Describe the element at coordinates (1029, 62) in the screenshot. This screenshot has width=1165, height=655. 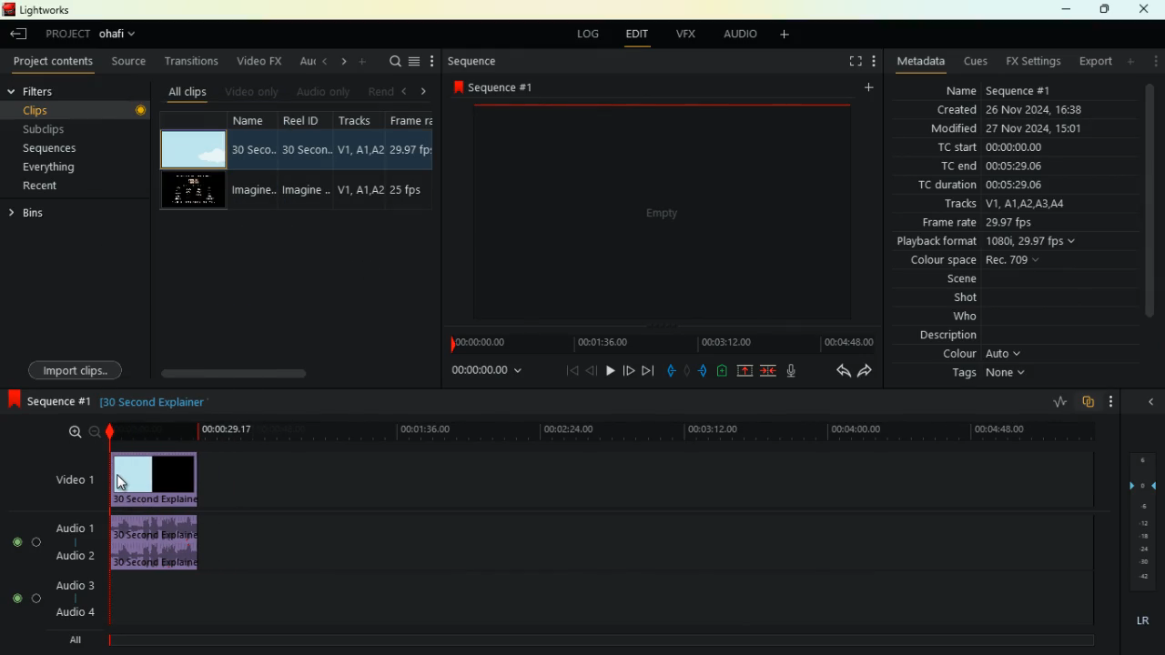
I see `fx settings` at that location.